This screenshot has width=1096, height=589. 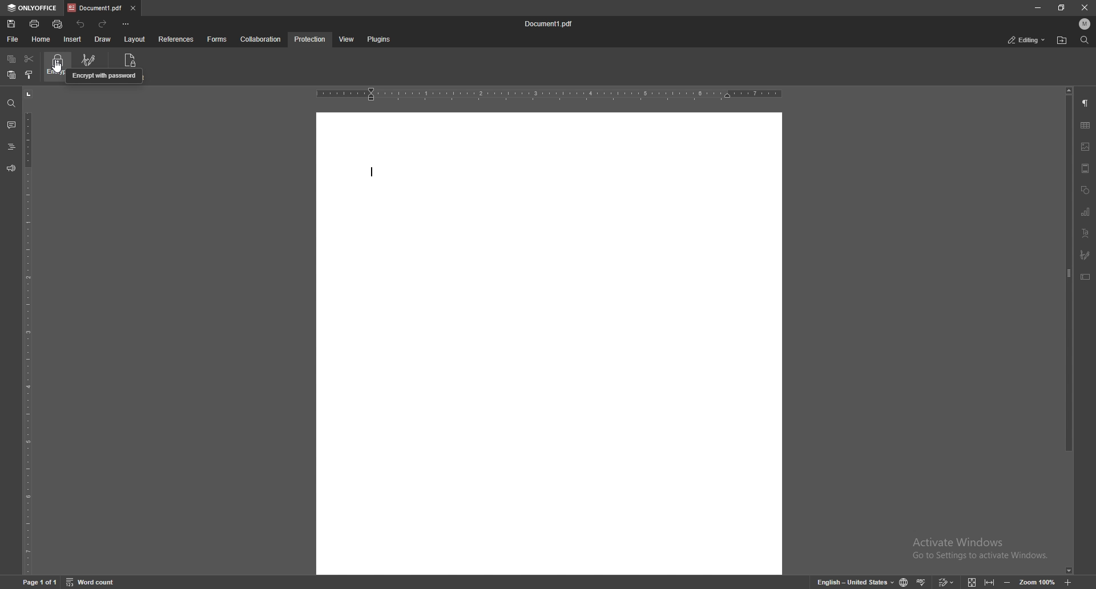 I want to click on resize, so click(x=1063, y=8).